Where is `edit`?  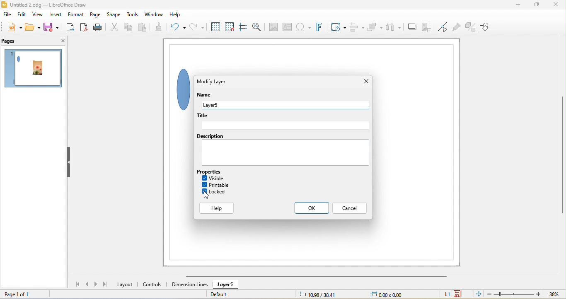
edit is located at coordinates (21, 16).